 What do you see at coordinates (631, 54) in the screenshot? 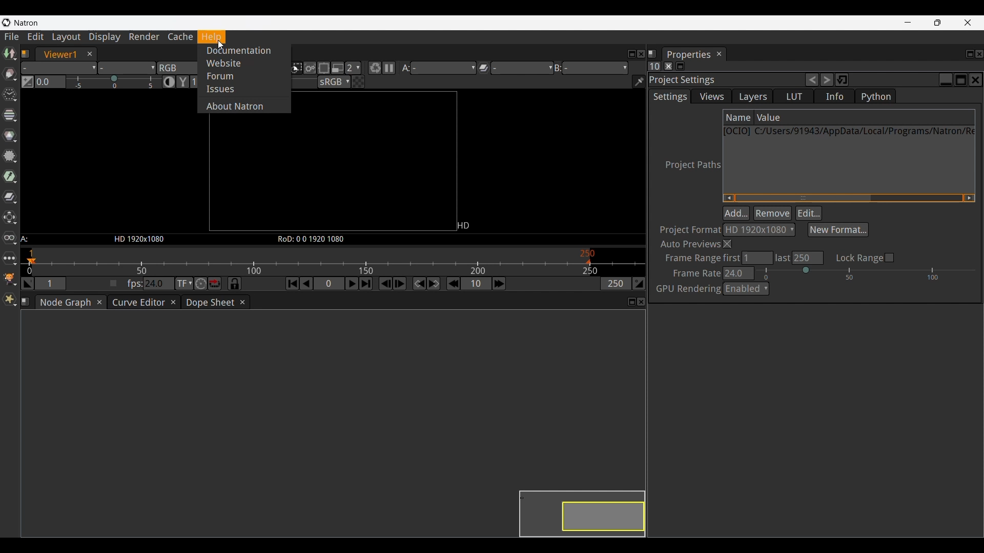
I see `Float pane 1` at bounding box center [631, 54].